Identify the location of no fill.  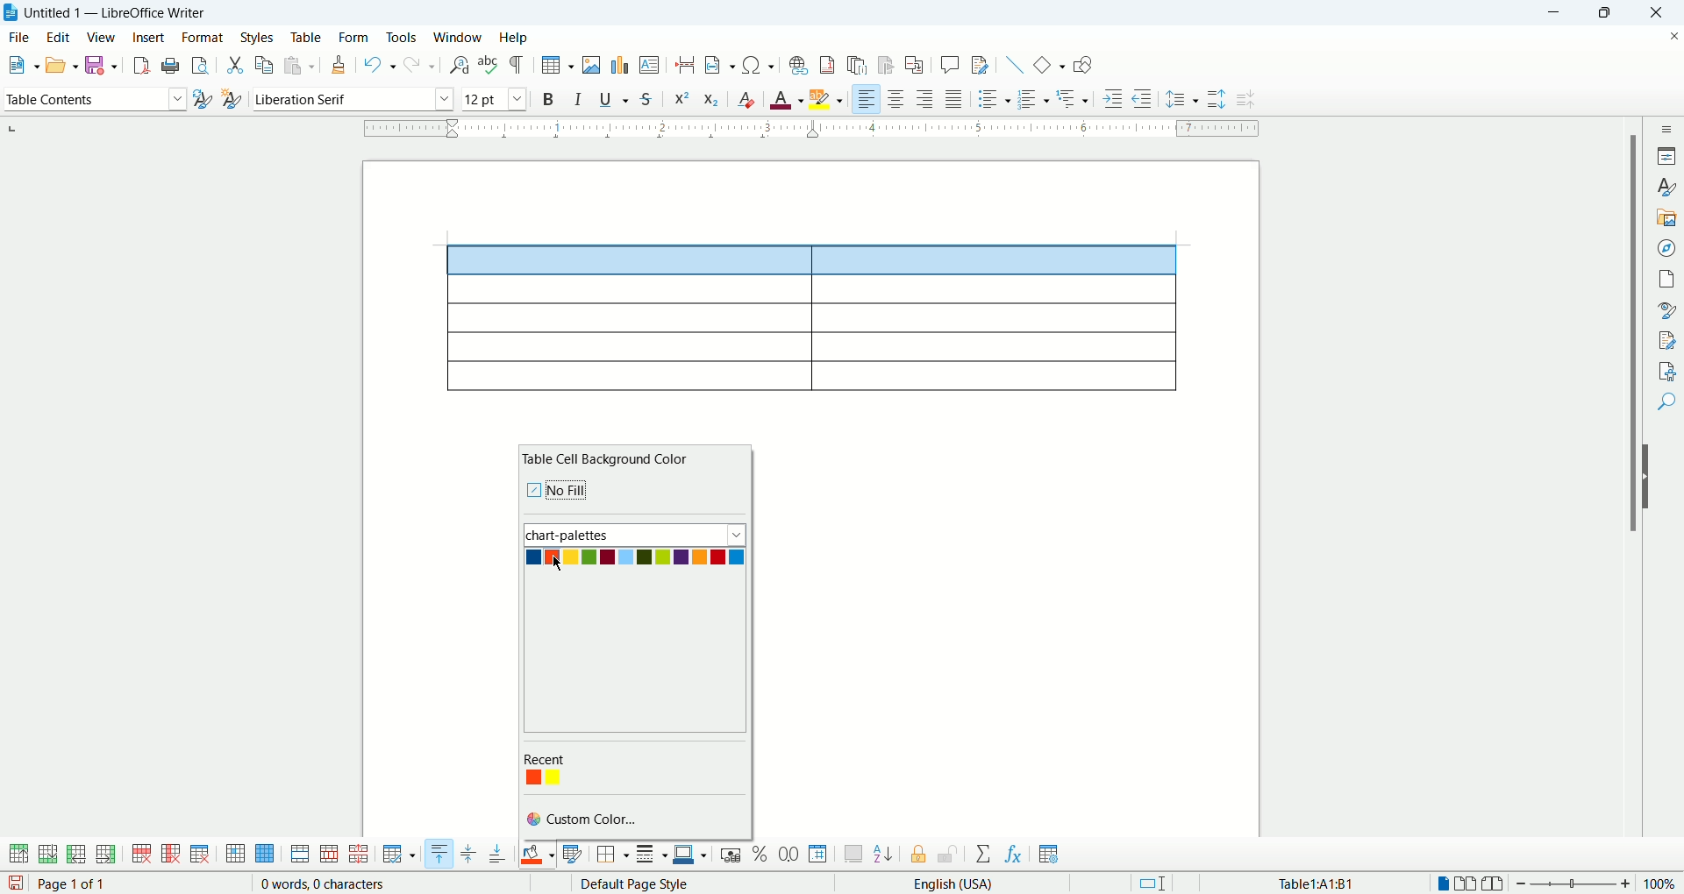
(576, 487).